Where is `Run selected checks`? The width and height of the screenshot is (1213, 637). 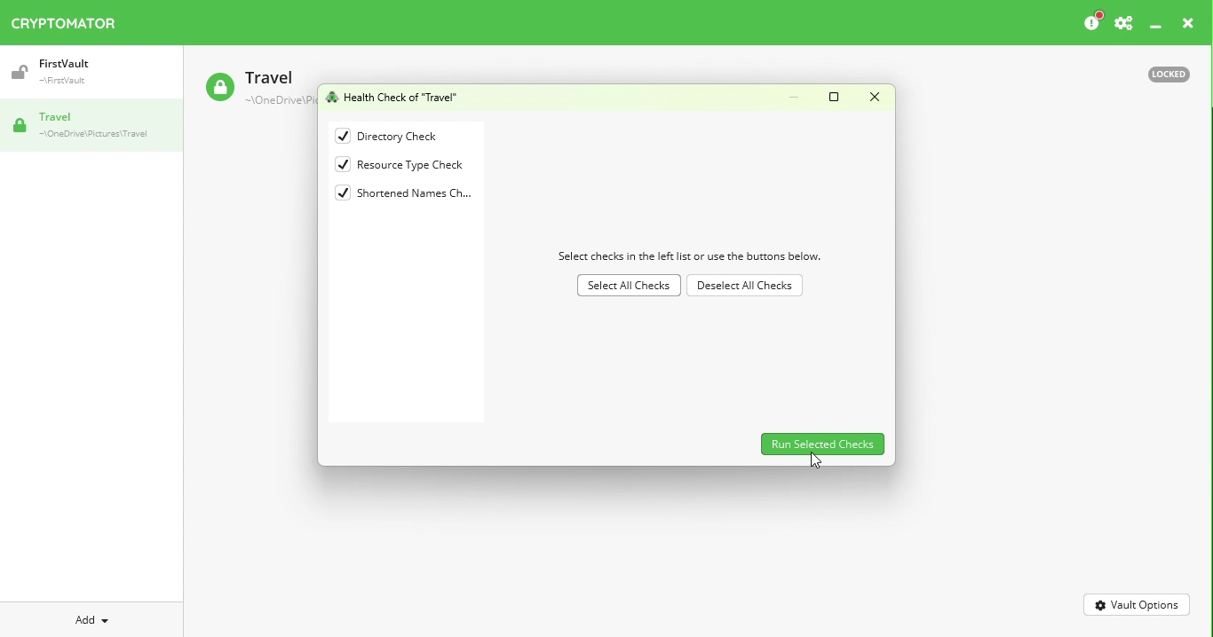 Run selected checks is located at coordinates (822, 444).